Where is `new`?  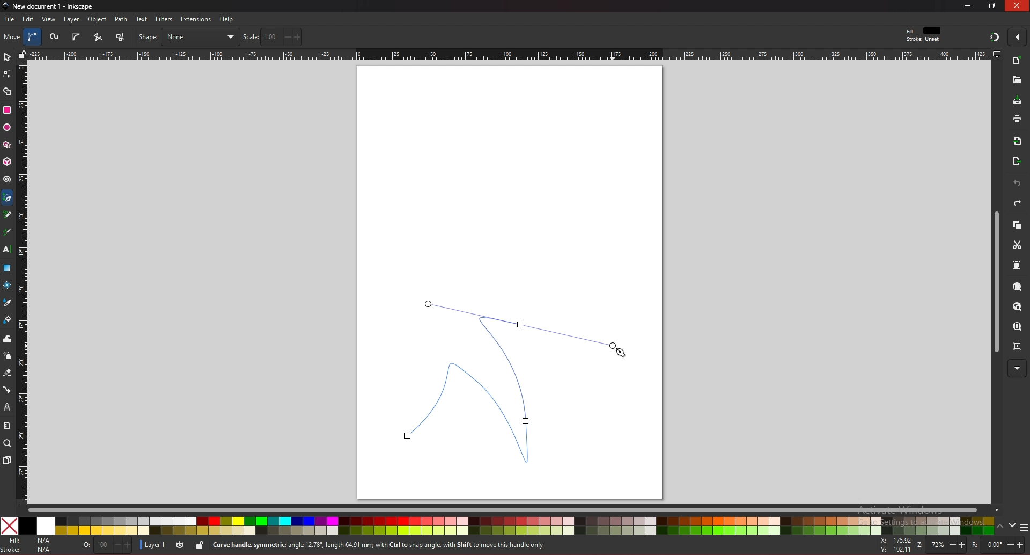 new is located at coordinates (1017, 62).